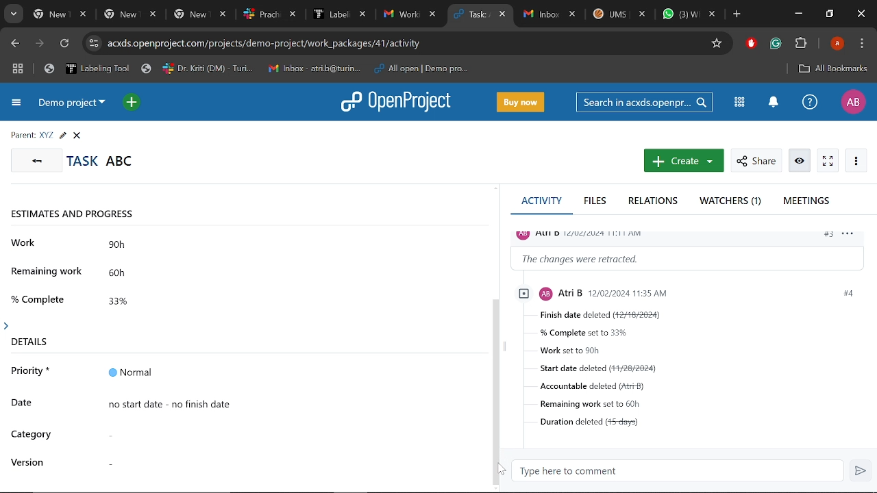 This screenshot has height=493, width=877. Describe the element at coordinates (136, 299) in the screenshot. I see `33%` at that location.